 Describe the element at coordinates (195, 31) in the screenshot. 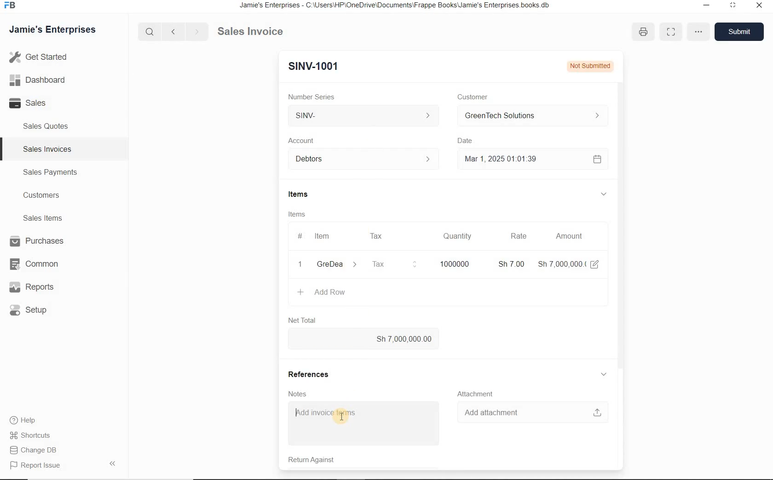

I see `next page` at that location.